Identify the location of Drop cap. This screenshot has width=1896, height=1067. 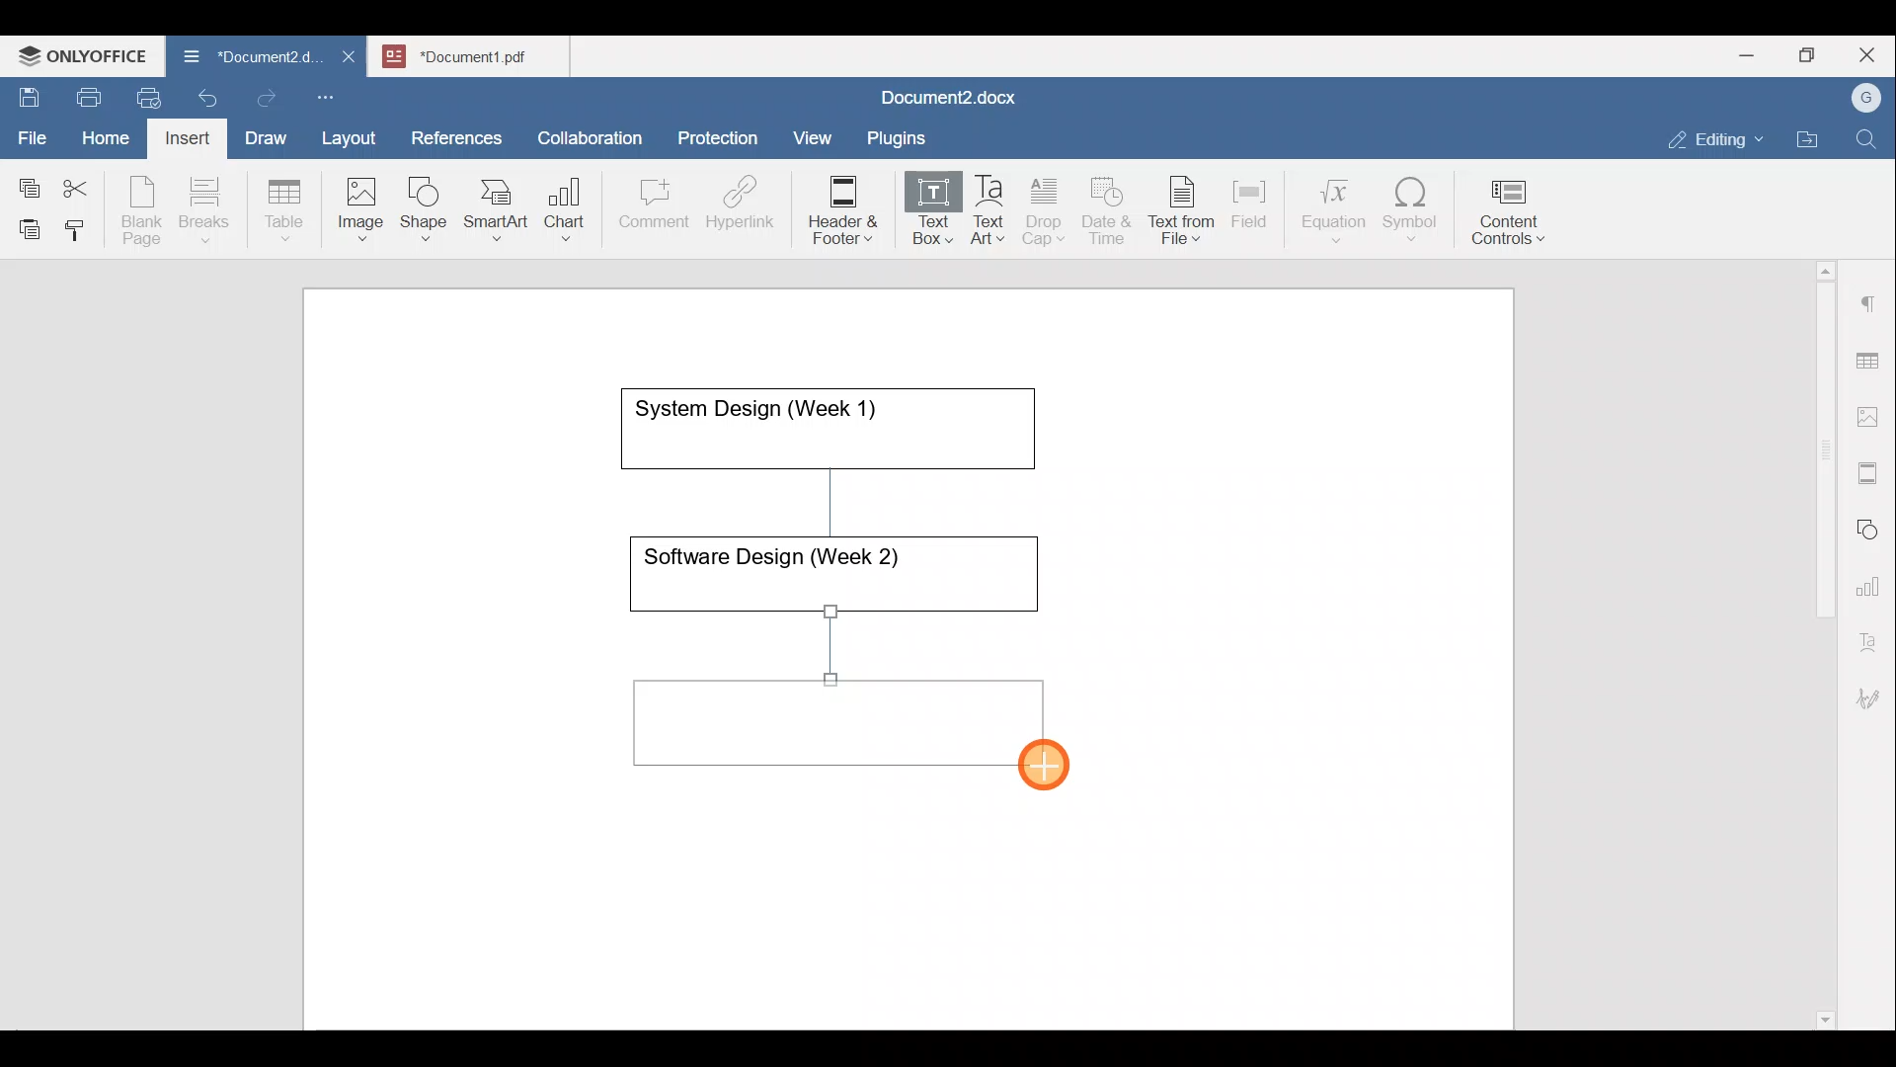
(1048, 208).